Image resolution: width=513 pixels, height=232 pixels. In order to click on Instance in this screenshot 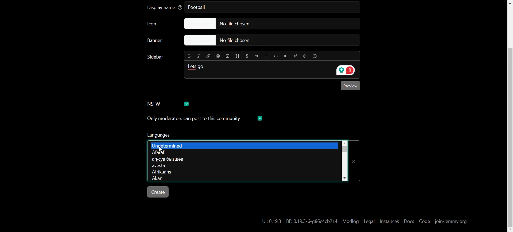, I will do `click(389, 221)`.